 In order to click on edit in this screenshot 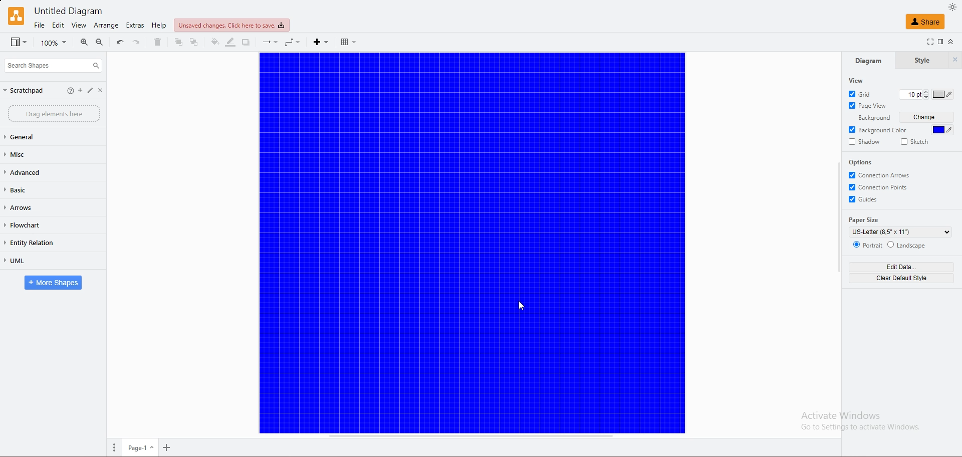, I will do `click(59, 25)`.